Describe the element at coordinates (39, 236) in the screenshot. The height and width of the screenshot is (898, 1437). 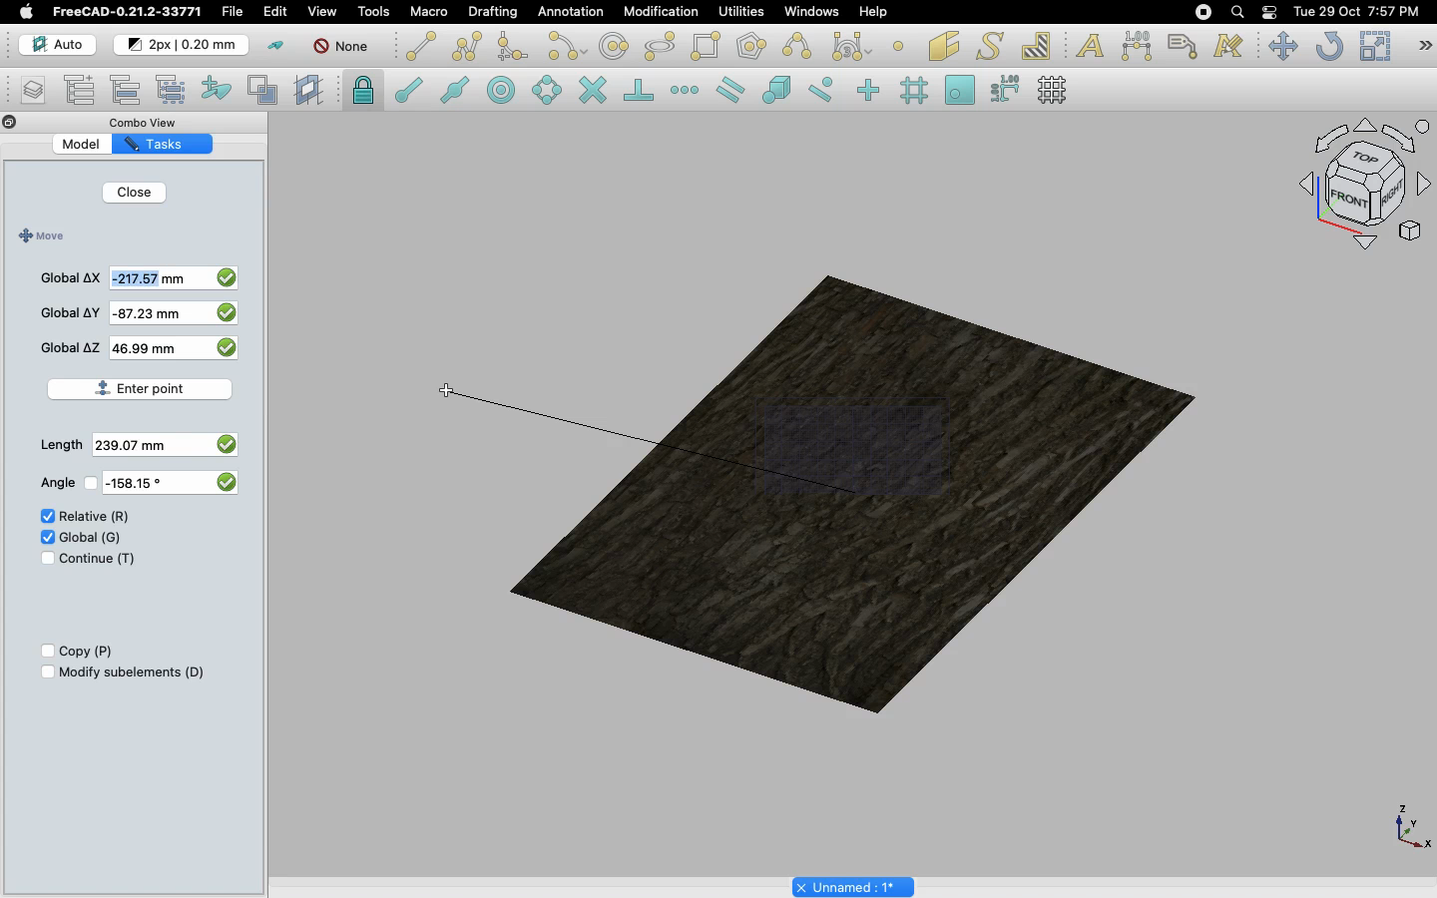
I see `Move` at that location.